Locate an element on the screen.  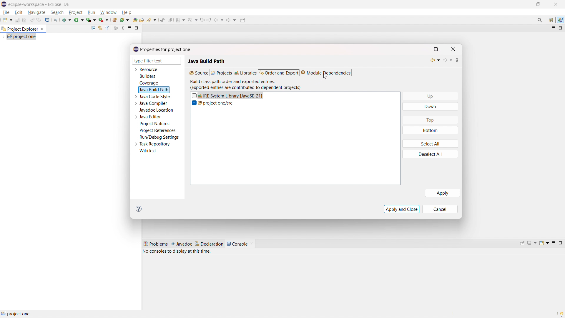
order and export is located at coordinates (279, 73).